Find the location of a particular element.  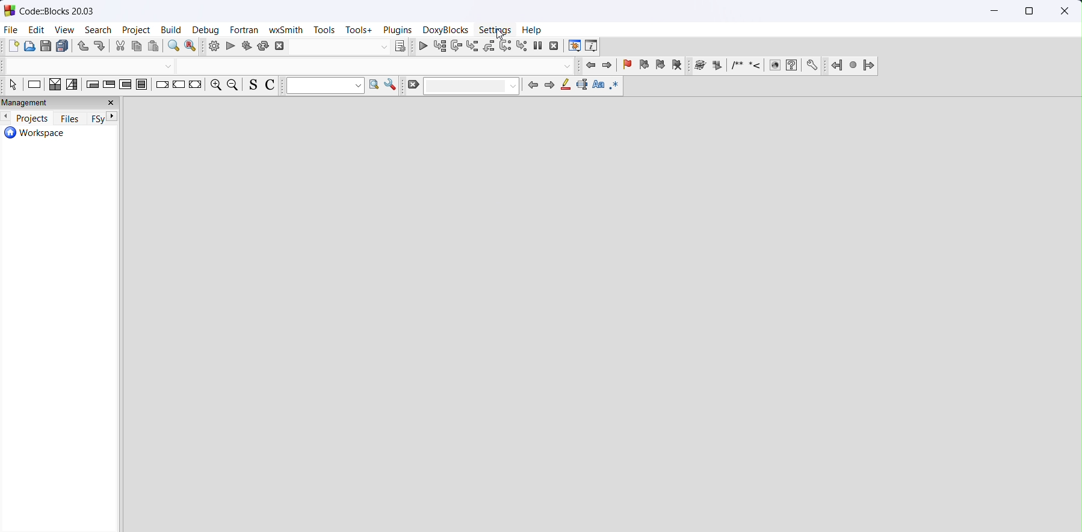

jump forward is located at coordinates (609, 66).